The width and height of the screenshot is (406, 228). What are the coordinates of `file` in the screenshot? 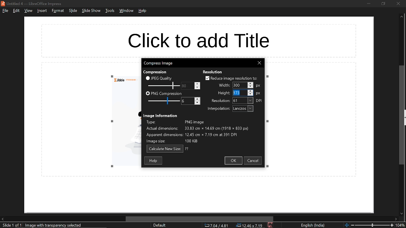 It's located at (5, 11).